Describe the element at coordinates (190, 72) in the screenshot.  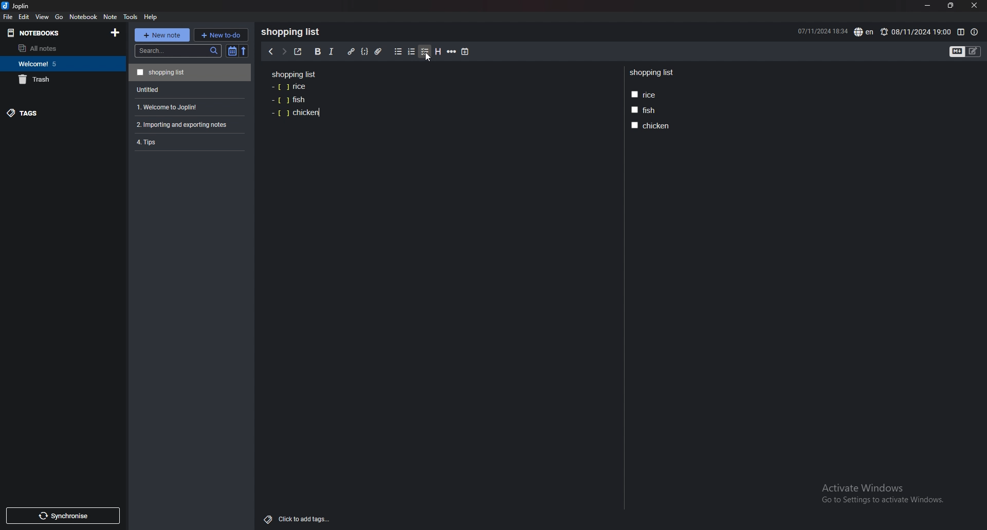
I see `Shopping list` at that location.